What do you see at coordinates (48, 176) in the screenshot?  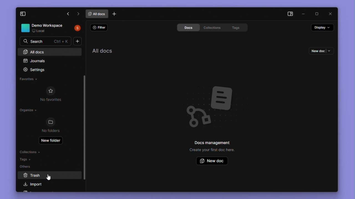 I see `trash` at bounding box center [48, 176].